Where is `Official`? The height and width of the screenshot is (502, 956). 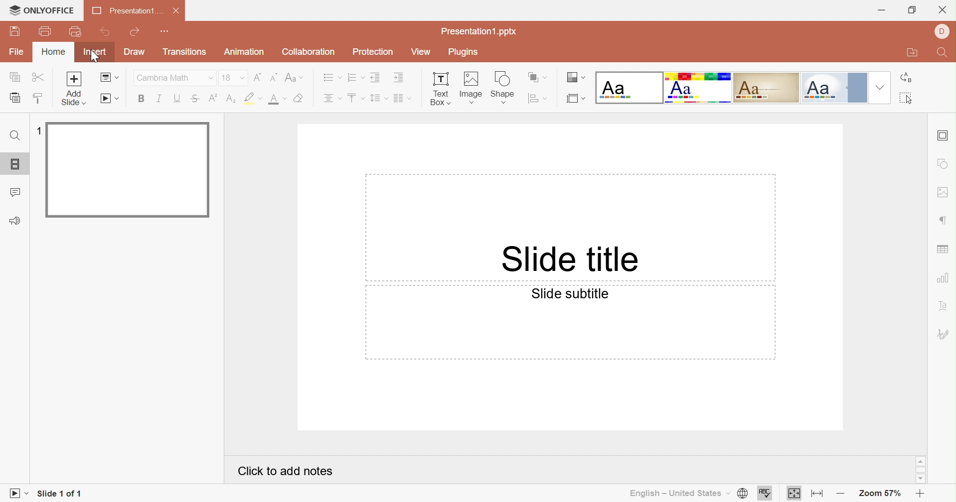 Official is located at coordinates (833, 88).